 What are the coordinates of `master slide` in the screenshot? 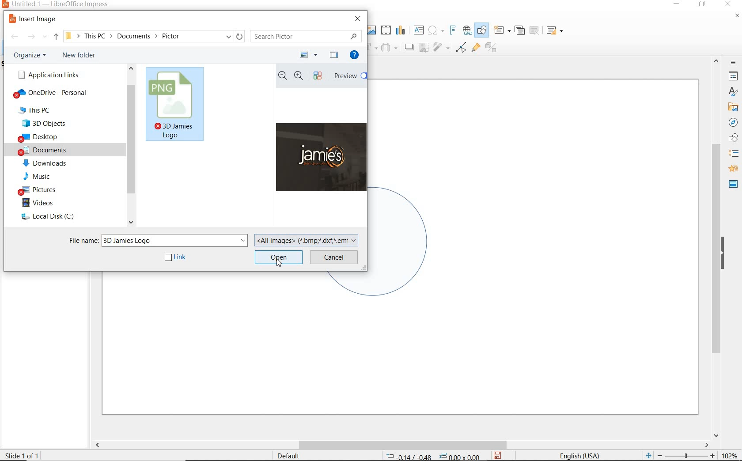 It's located at (733, 183).